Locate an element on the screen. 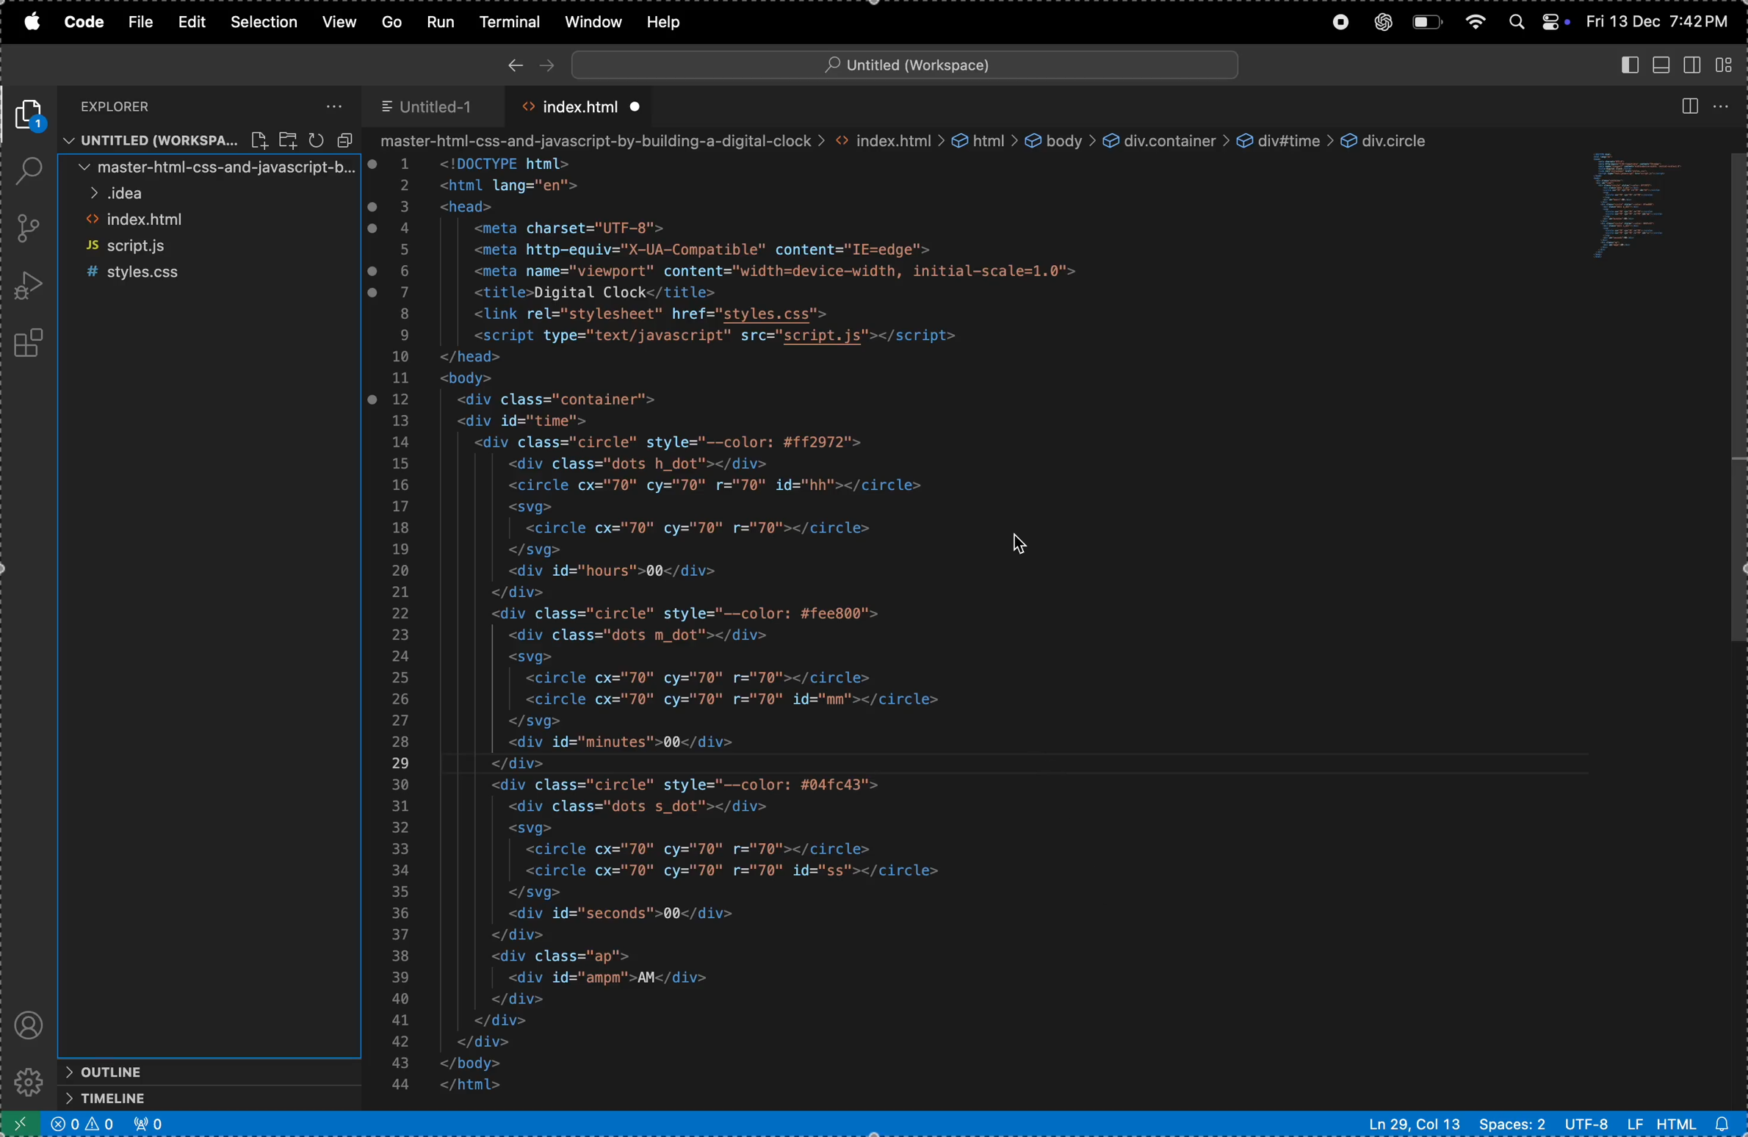 This screenshot has width=1748, height=1137. no ports forwarded is located at coordinates (149, 1125).